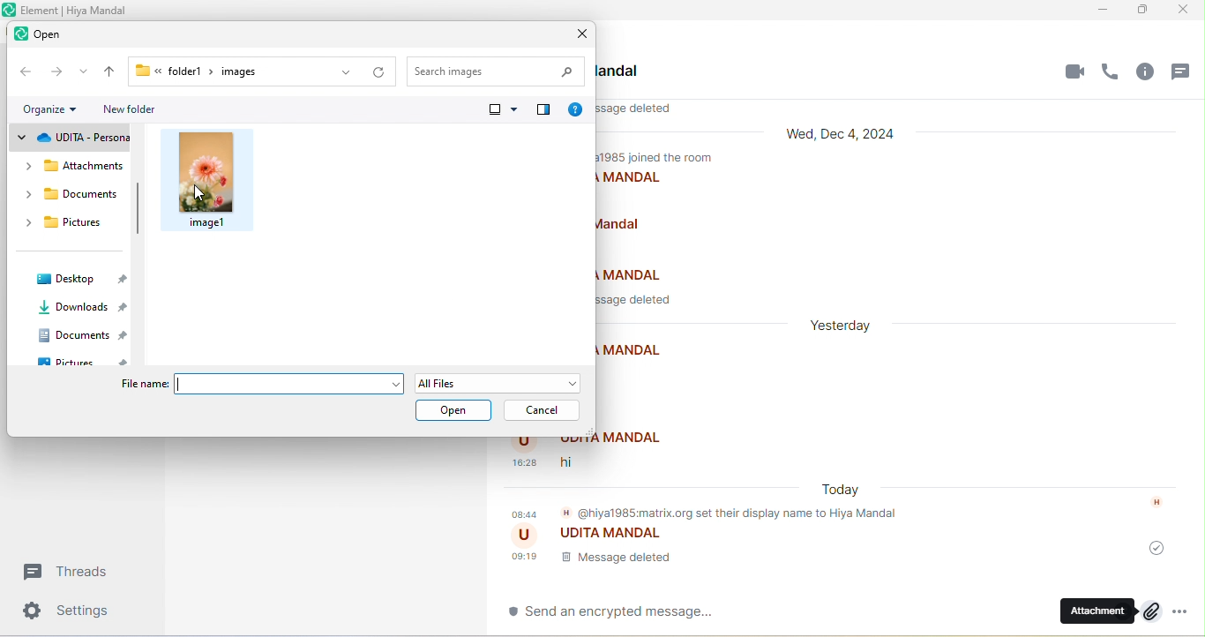 This screenshot has width=1205, height=637. What do you see at coordinates (378, 73) in the screenshot?
I see `refresh` at bounding box center [378, 73].